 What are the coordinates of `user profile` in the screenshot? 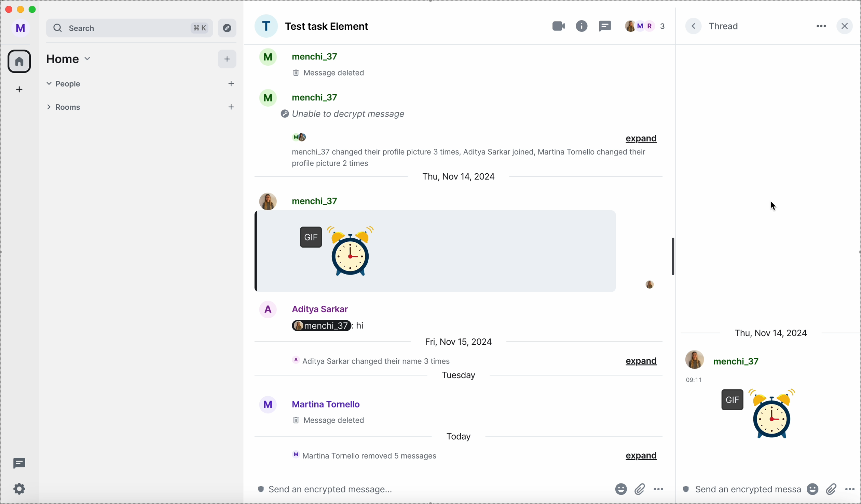 It's located at (23, 29).